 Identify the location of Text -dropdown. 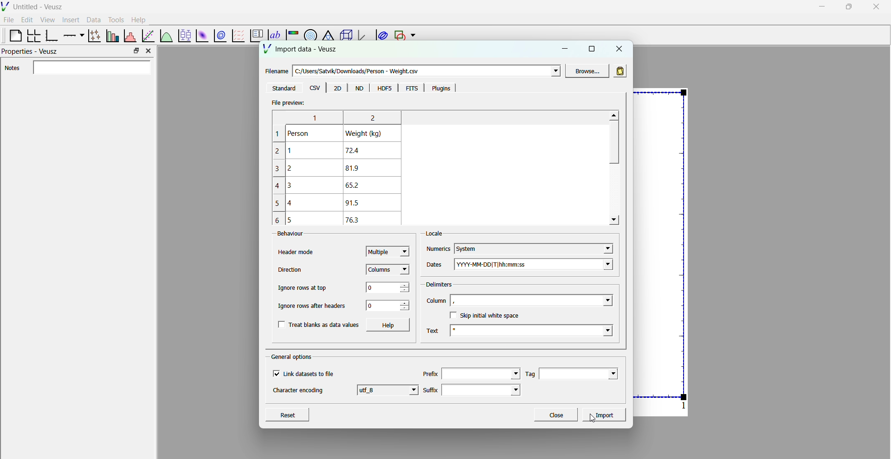
(540, 332).